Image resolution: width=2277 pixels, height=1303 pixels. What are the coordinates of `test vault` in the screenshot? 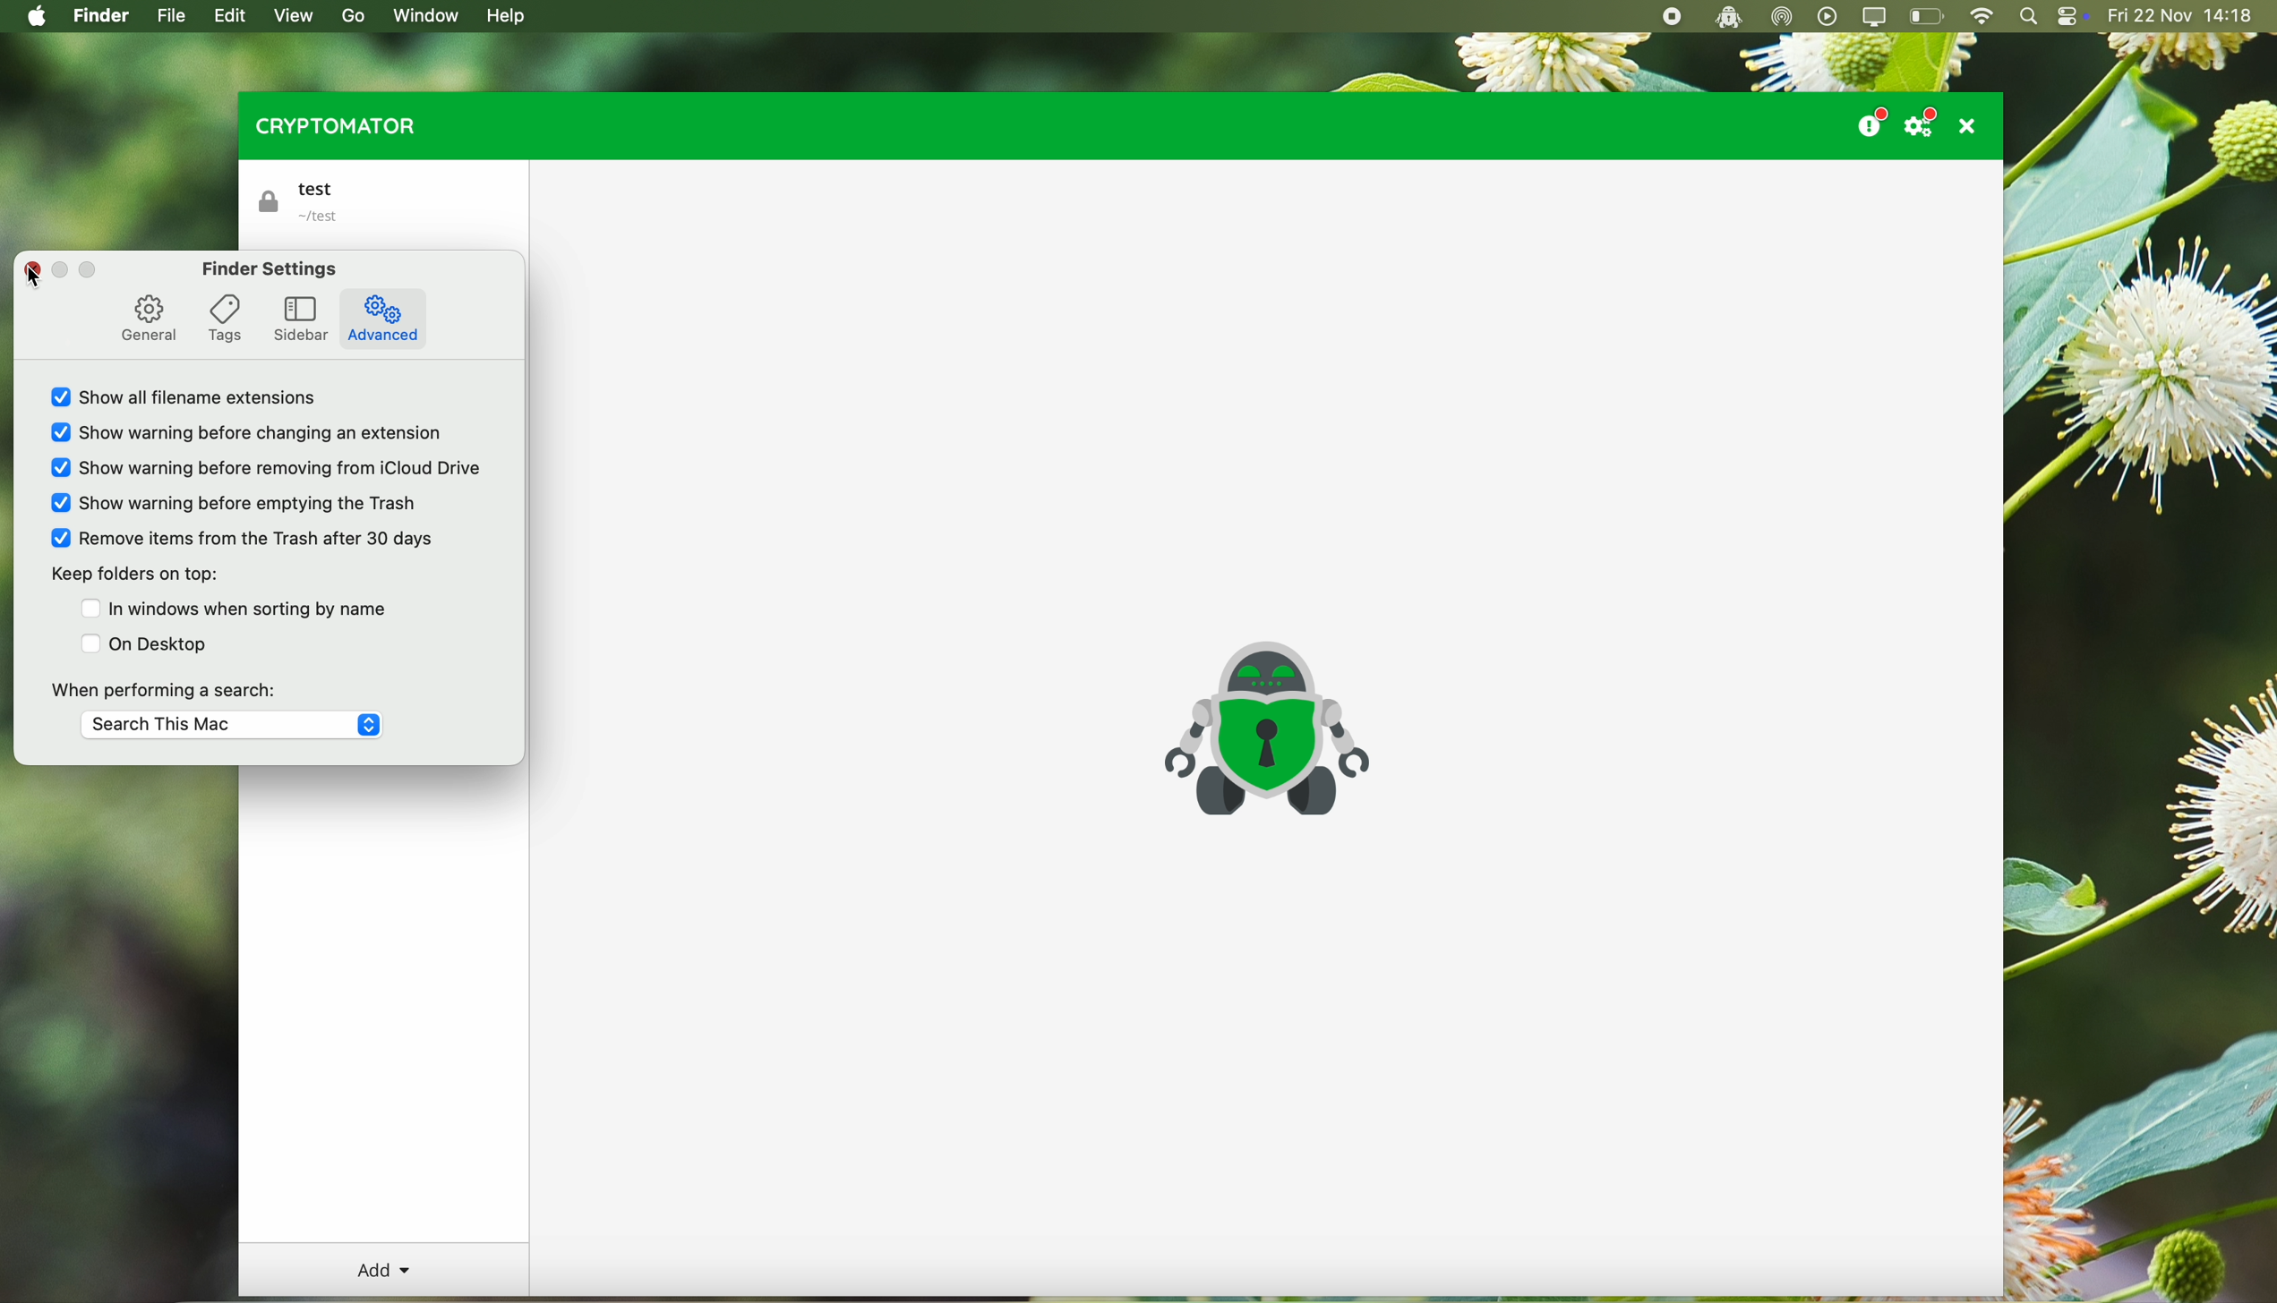 It's located at (306, 202).